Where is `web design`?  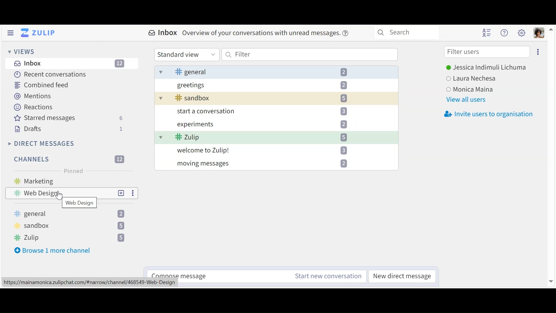 web design is located at coordinates (61, 193).